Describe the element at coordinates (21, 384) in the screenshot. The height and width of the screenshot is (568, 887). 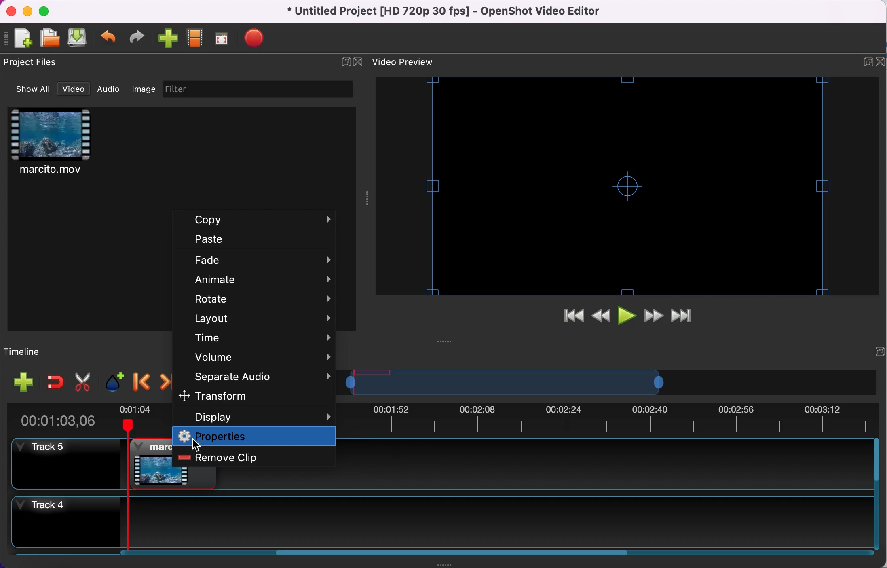
I see `add track` at that location.